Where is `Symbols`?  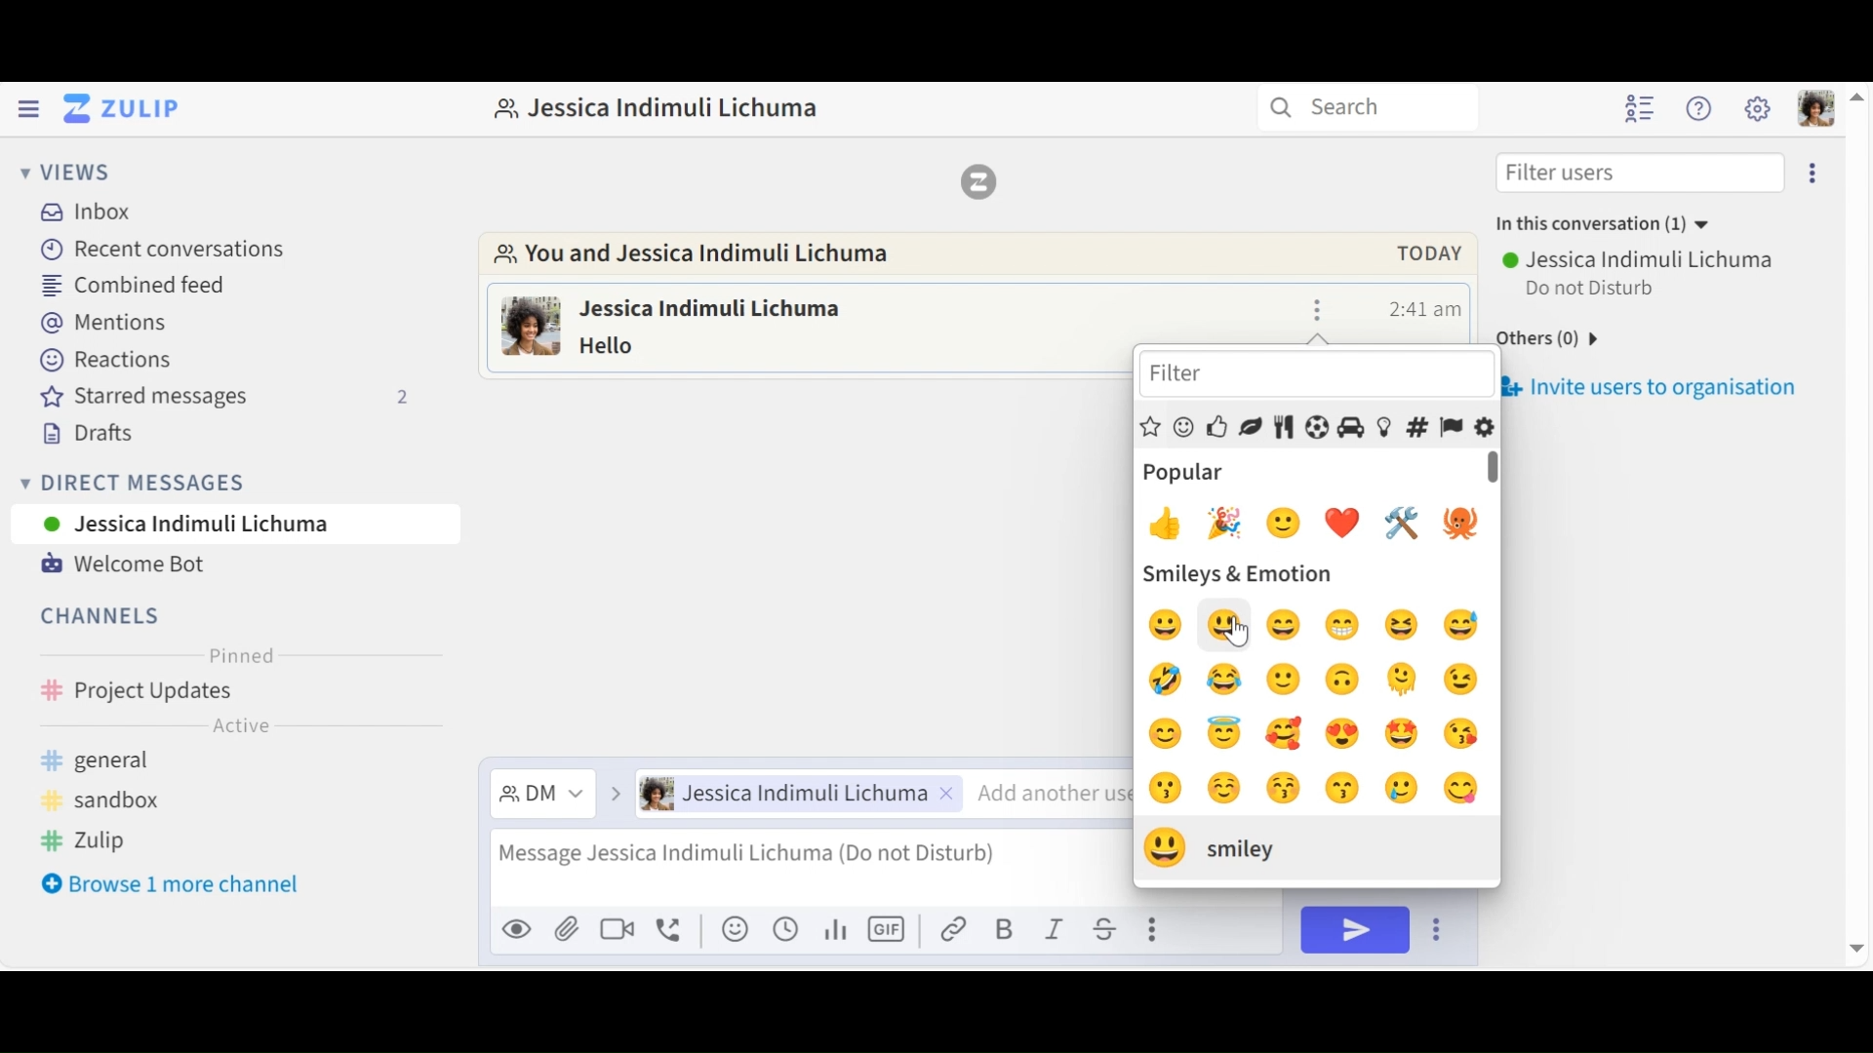 Symbols is located at coordinates (1415, 427).